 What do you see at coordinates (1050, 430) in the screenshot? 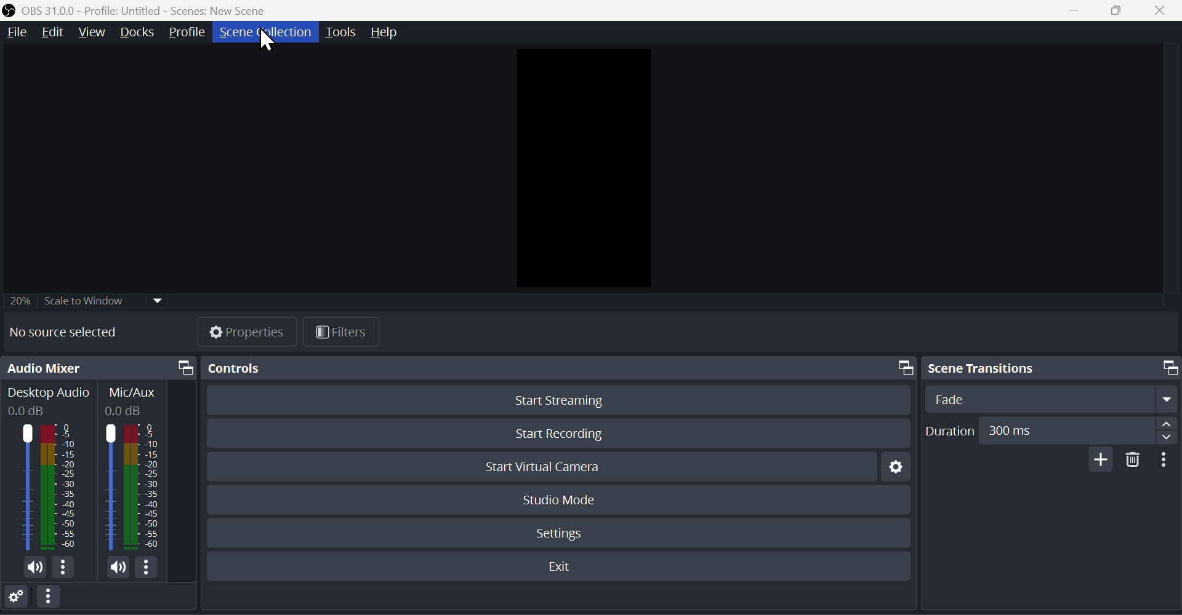
I see `Durations` at bounding box center [1050, 430].